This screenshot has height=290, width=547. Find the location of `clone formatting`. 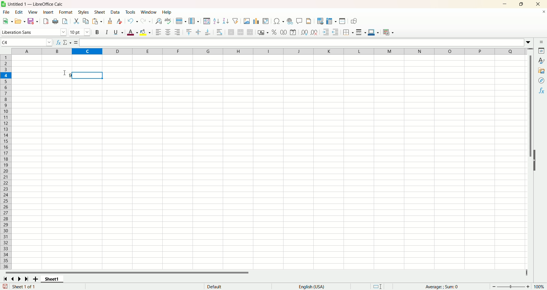

clone formatting is located at coordinates (111, 21).